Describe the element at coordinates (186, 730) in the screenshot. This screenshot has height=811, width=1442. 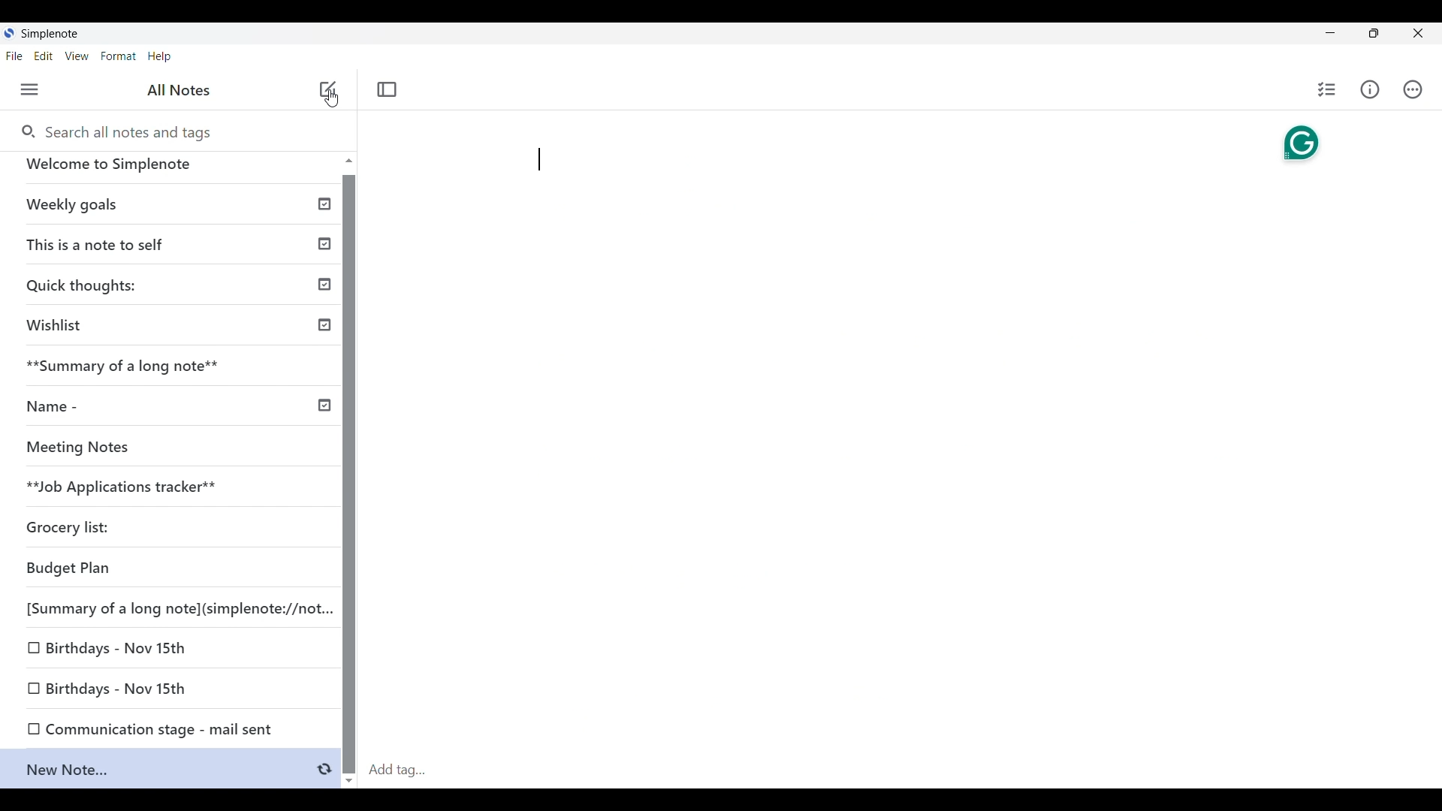
I see `Unpublished note` at that location.